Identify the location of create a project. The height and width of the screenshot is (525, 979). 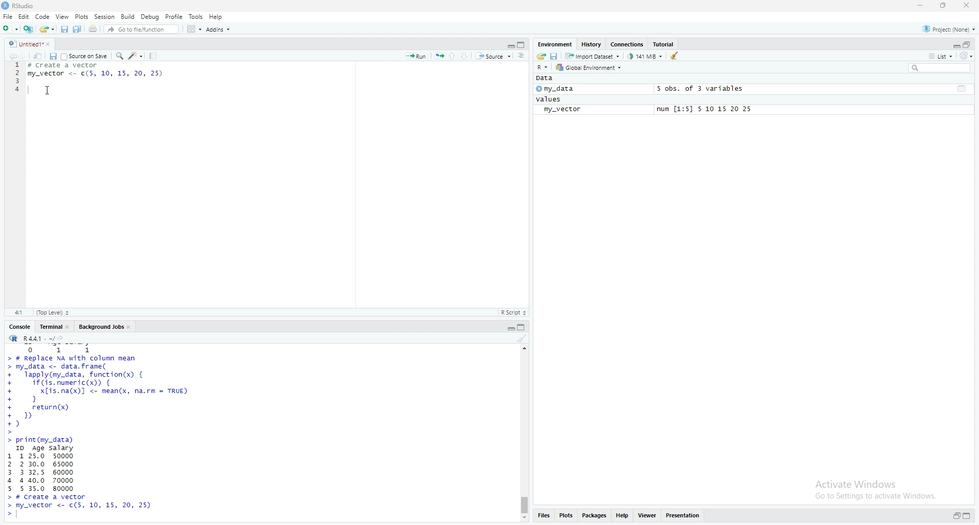
(29, 29).